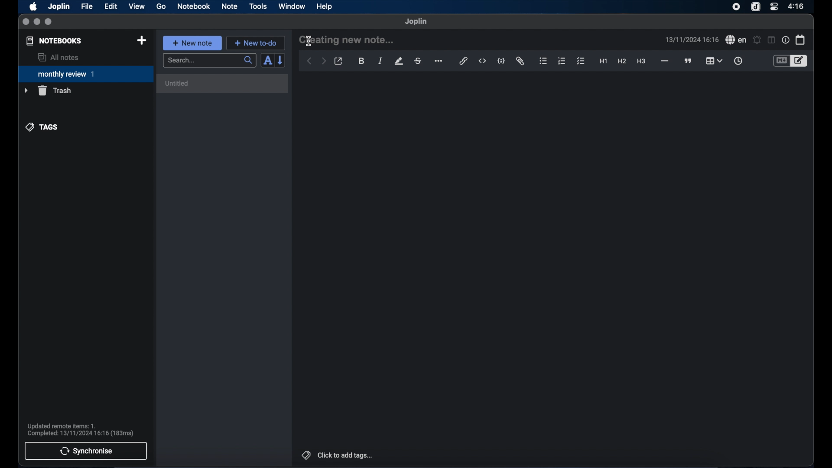  What do you see at coordinates (338, 455) in the screenshot?
I see `click to add tags` at bounding box center [338, 455].